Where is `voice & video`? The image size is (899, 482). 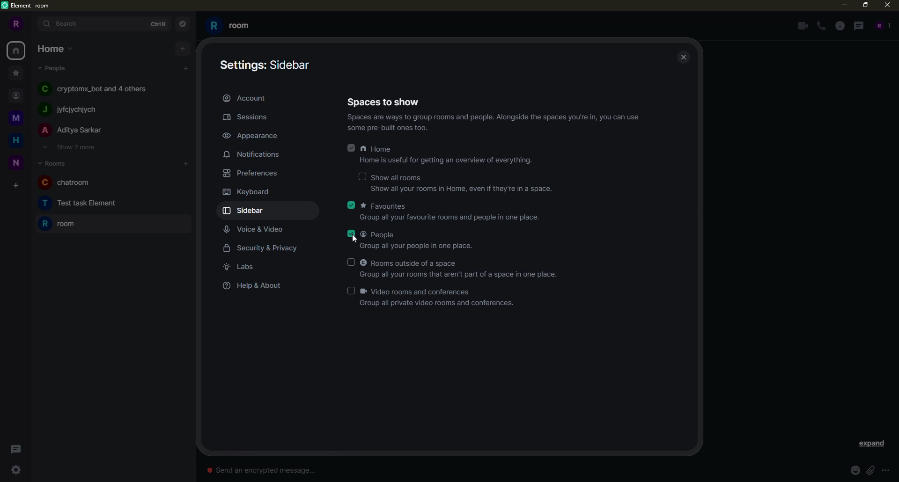 voice & video is located at coordinates (254, 231).